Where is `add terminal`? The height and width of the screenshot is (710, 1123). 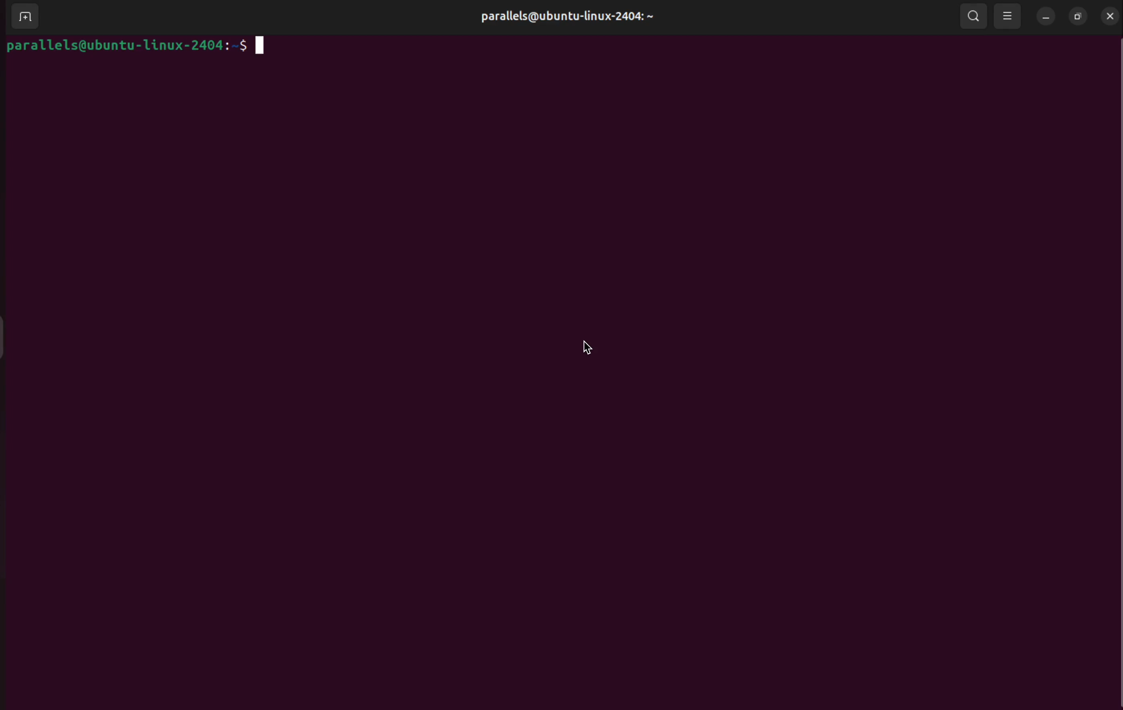
add terminal is located at coordinates (21, 18).